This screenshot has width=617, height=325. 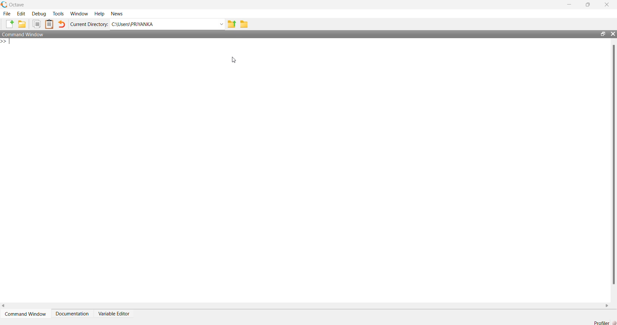 I want to click on close, so click(x=607, y=4).